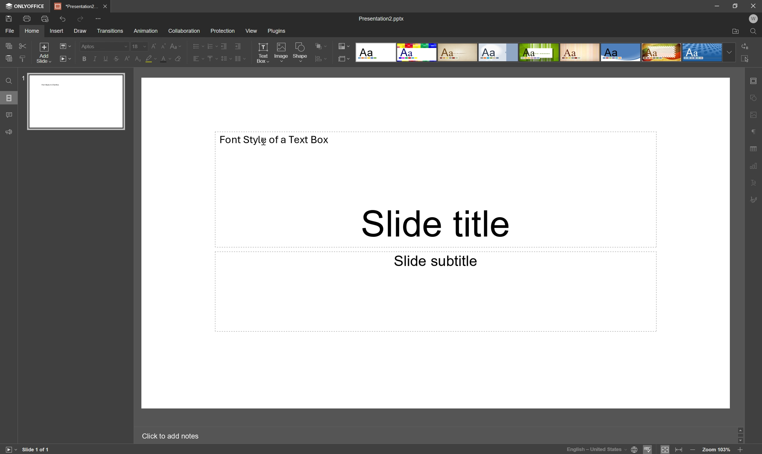 This screenshot has height=454, width=762. What do you see at coordinates (344, 46) in the screenshot?
I see `Change color theme` at bounding box center [344, 46].